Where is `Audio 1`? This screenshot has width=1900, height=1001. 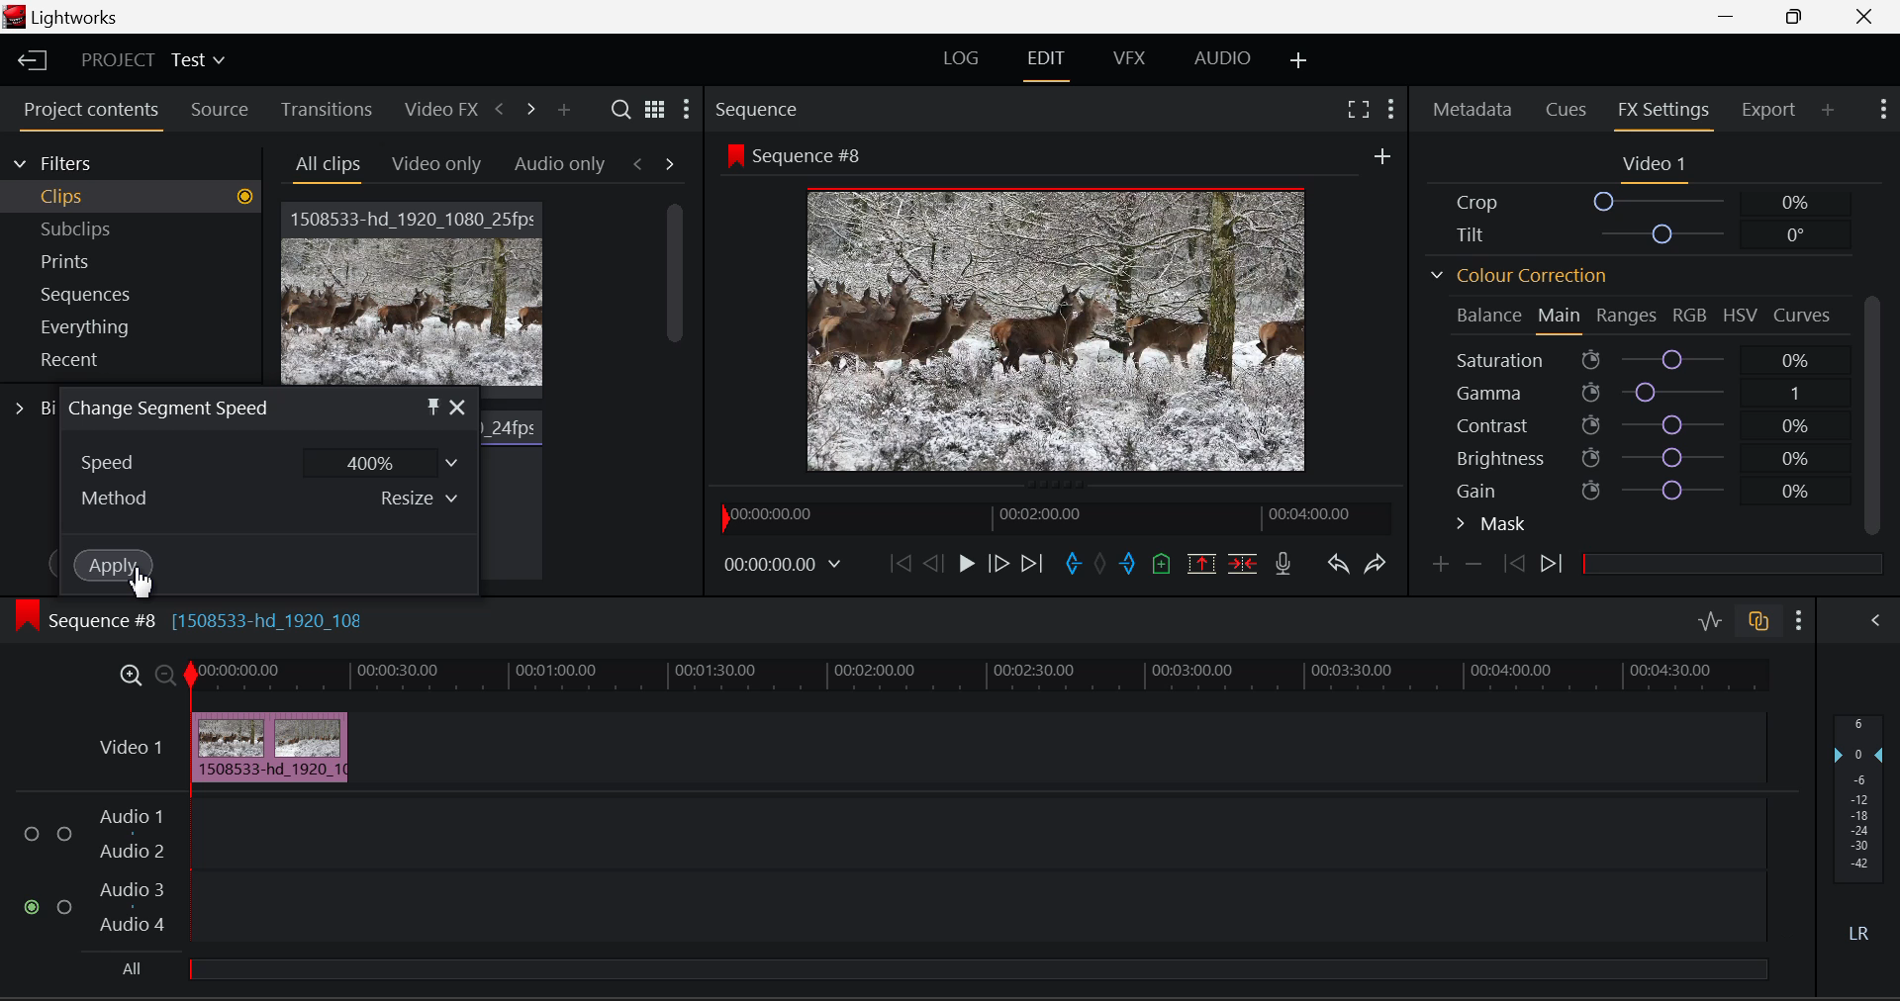 Audio 1 is located at coordinates (135, 814).